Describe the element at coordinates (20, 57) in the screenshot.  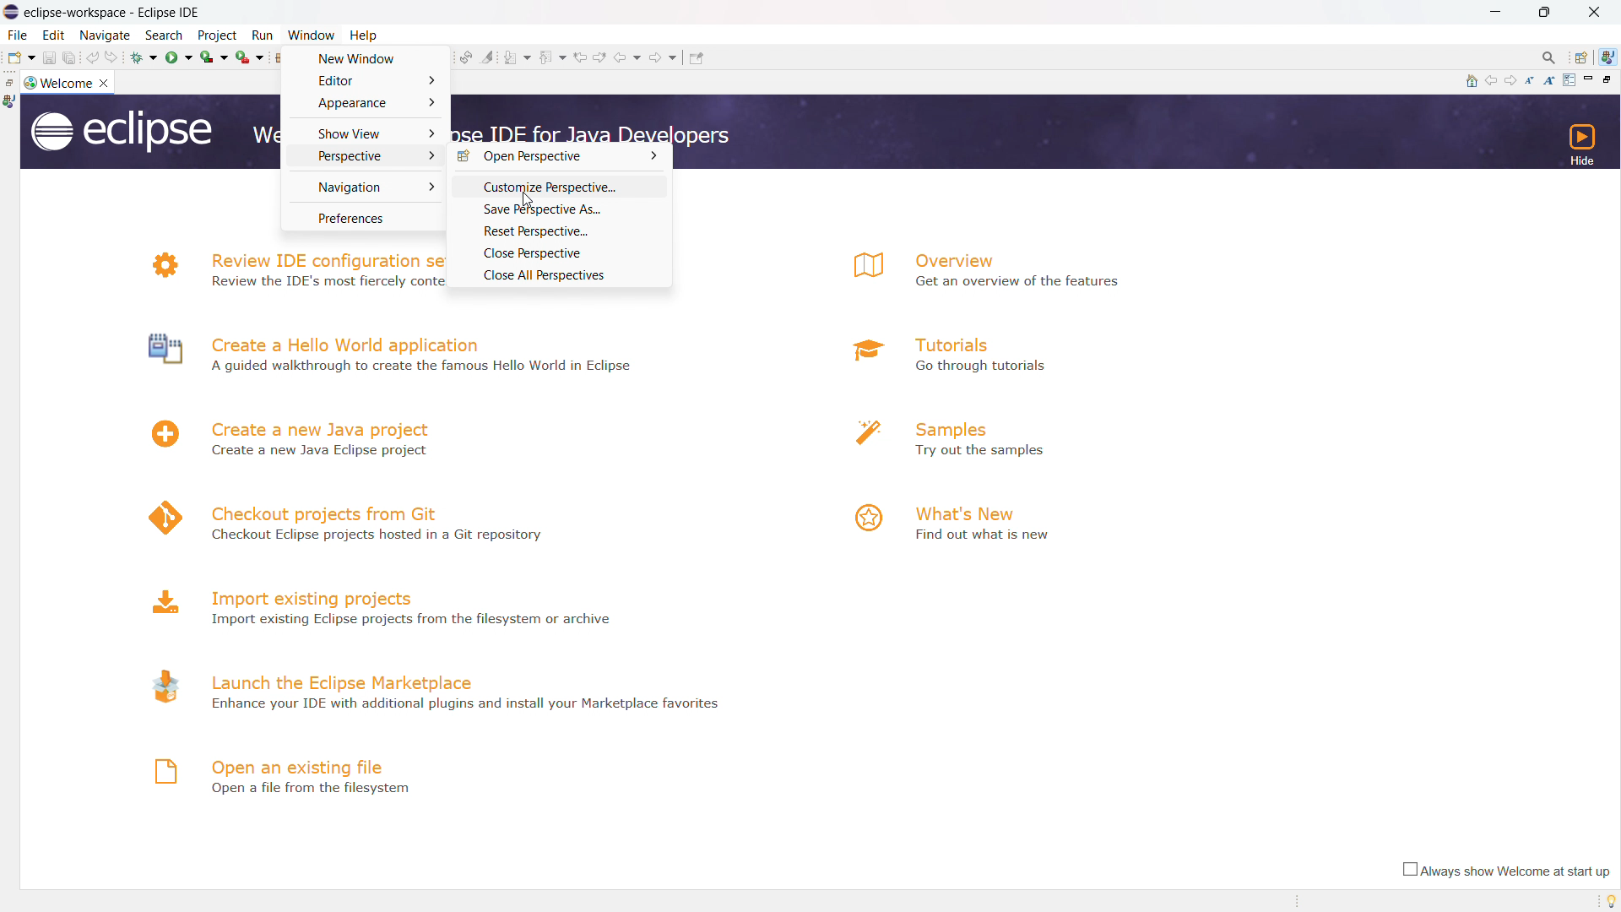
I see `new` at that location.